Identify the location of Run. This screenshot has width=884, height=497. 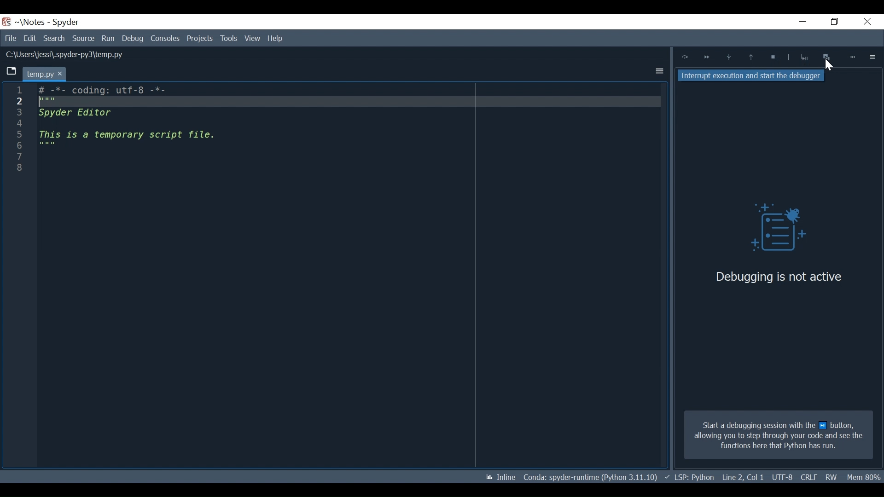
(109, 38).